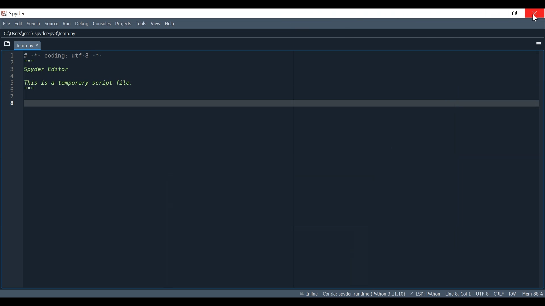 This screenshot has height=306, width=545. What do you see at coordinates (102, 24) in the screenshot?
I see `Consoles` at bounding box center [102, 24].